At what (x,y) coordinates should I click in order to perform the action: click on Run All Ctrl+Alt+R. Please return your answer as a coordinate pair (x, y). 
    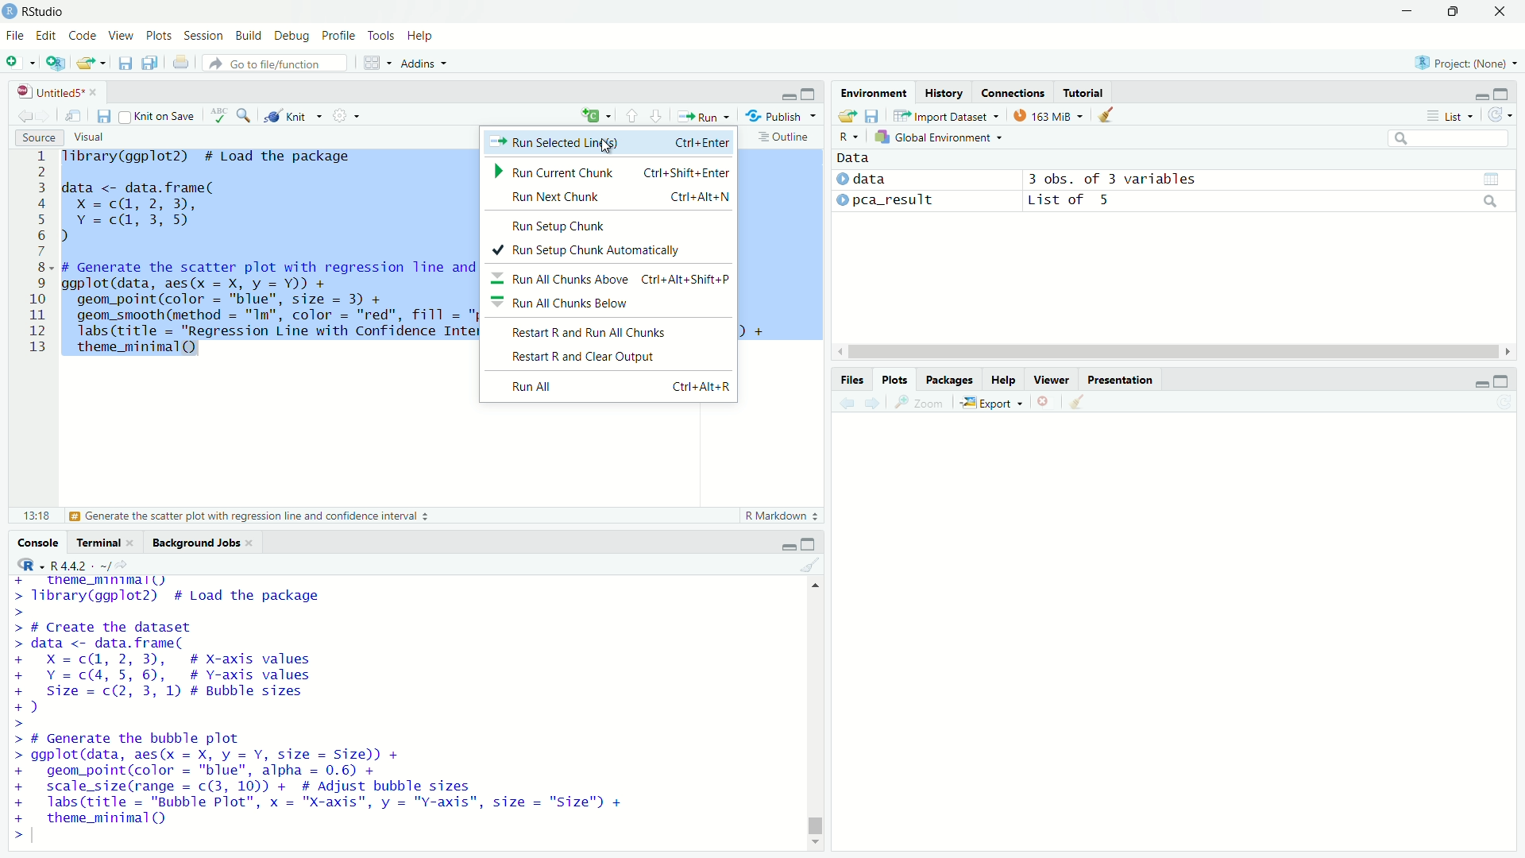
    Looking at the image, I should click on (609, 386).